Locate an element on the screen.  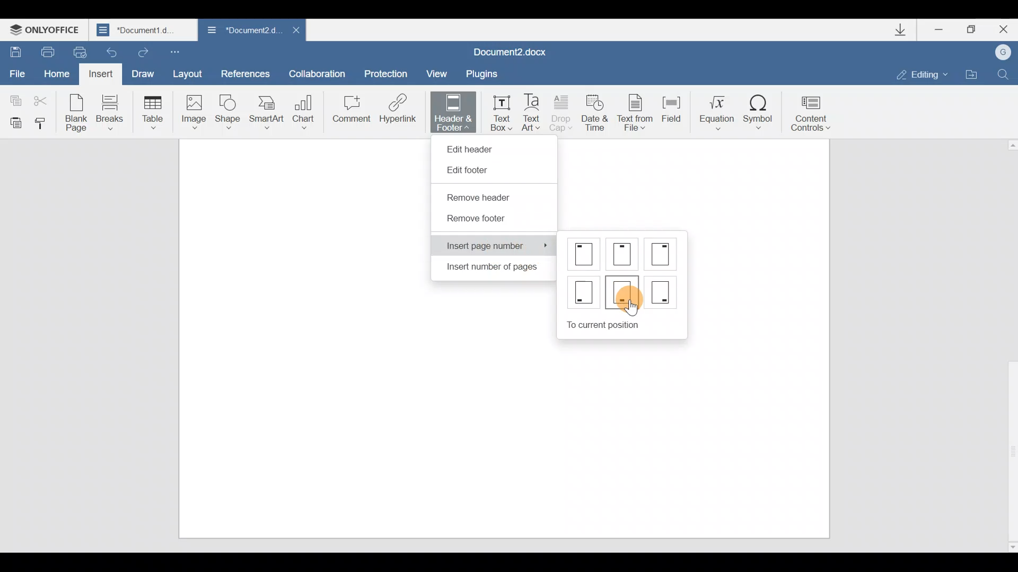
Position 6 is located at coordinates (661, 290).